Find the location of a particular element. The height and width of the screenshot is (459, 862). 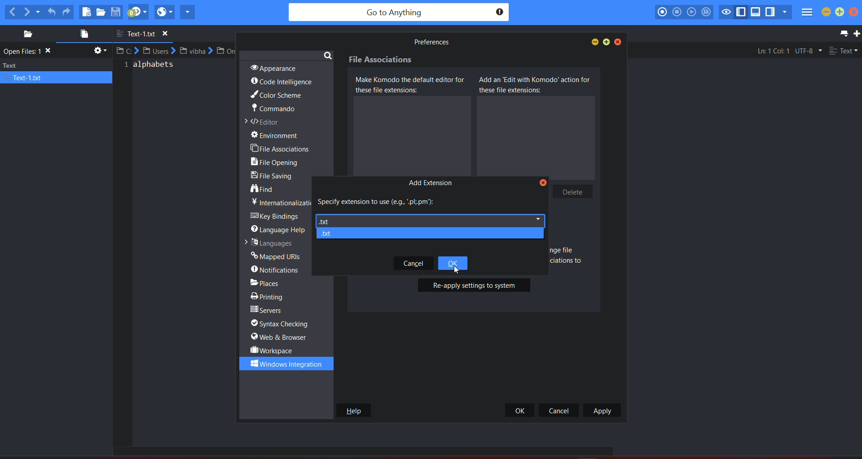

search is located at coordinates (328, 55).